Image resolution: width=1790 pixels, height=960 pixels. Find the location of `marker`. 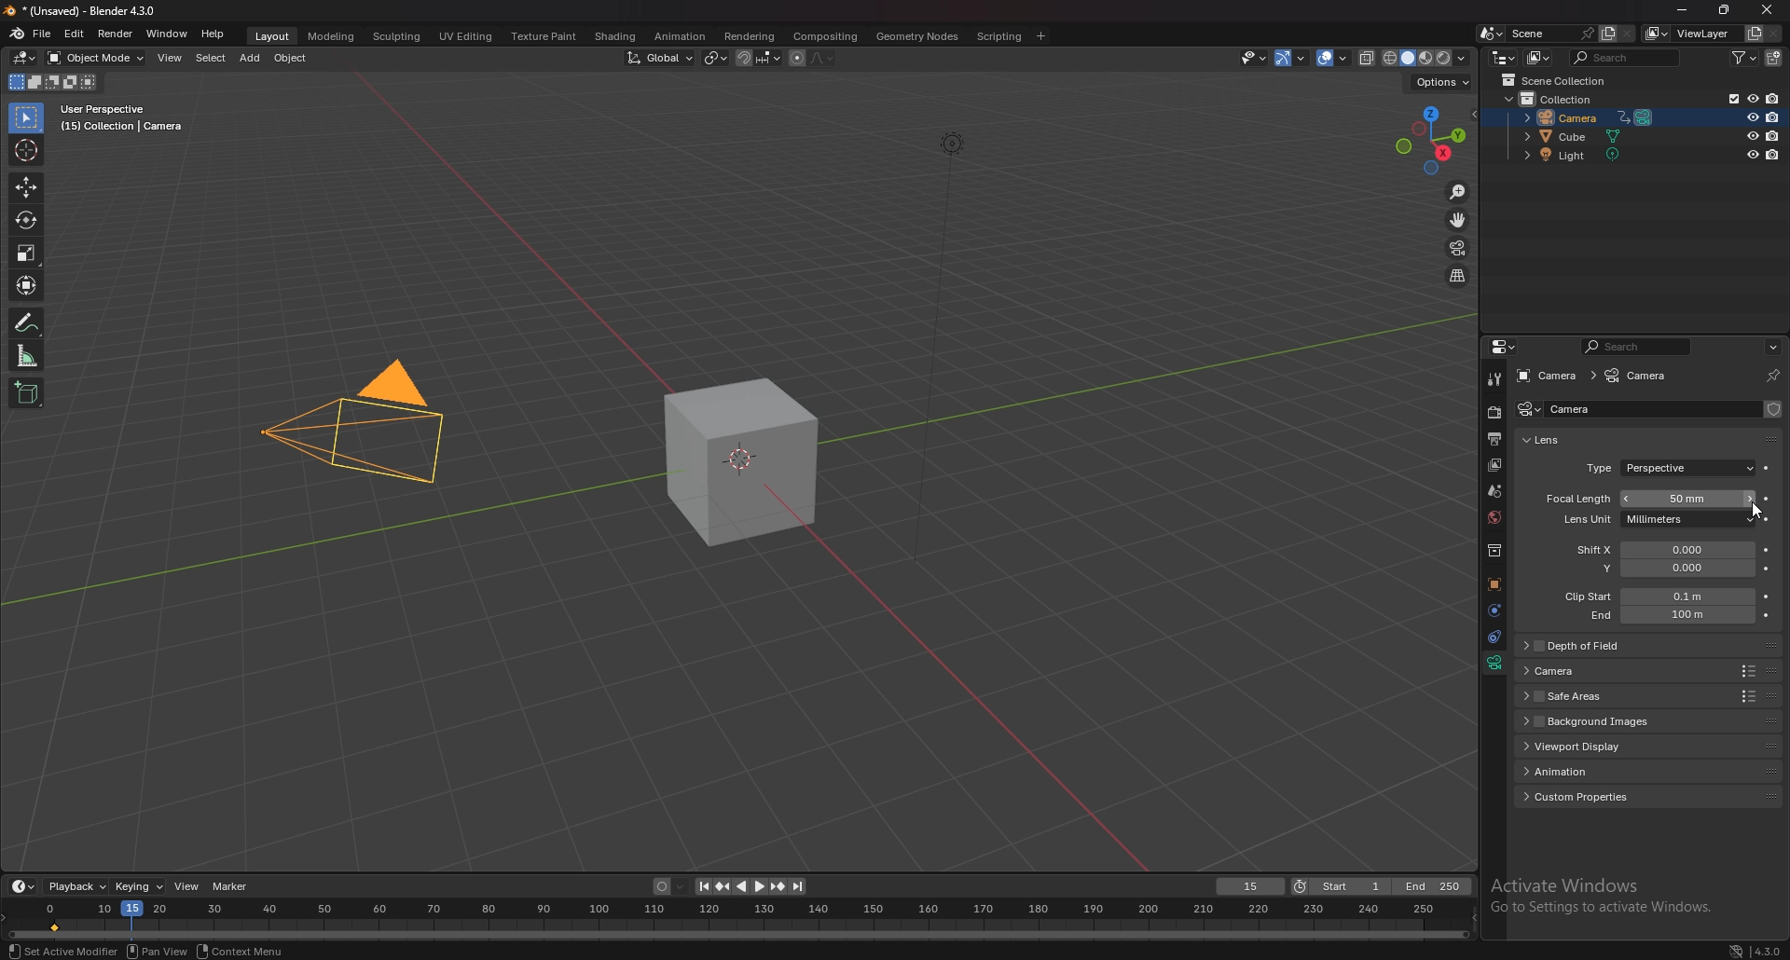

marker is located at coordinates (232, 886).